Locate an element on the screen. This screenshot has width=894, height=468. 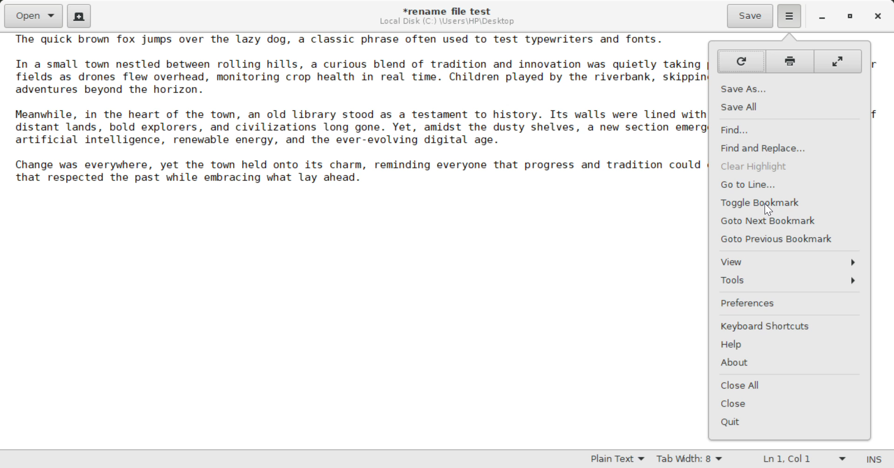
Close is located at coordinates (790, 403).